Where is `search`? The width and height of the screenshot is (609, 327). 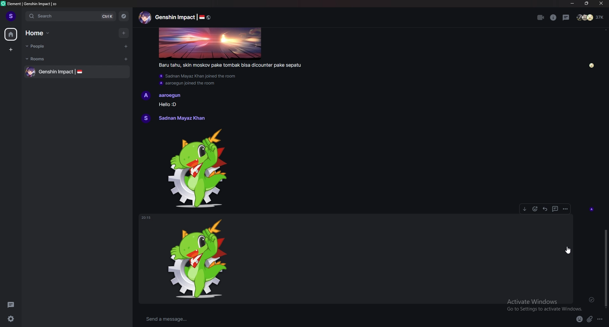
search is located at coordinates (69, 16).